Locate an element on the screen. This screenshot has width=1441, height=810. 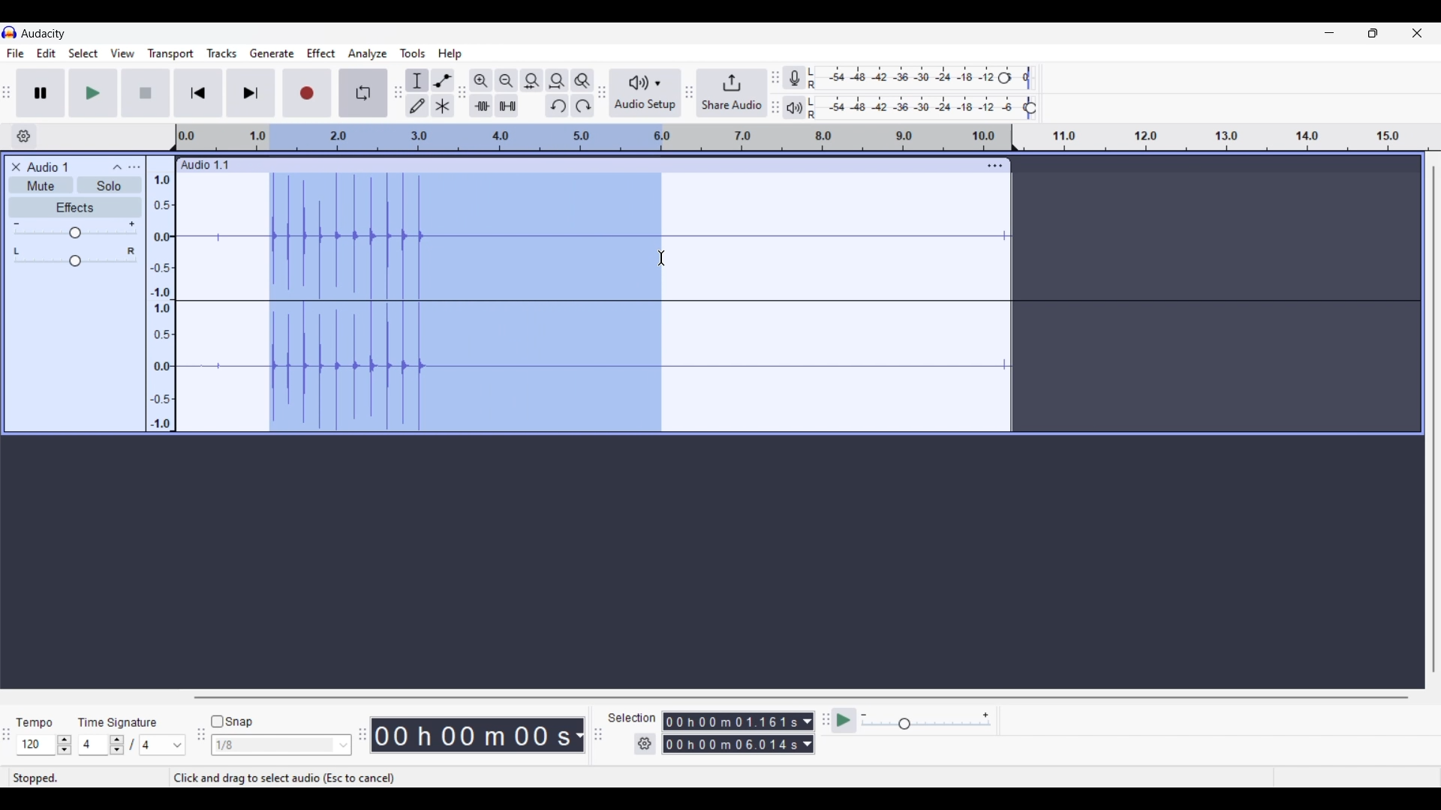
Horizontal slide bar is located at coordinates (802, 697).